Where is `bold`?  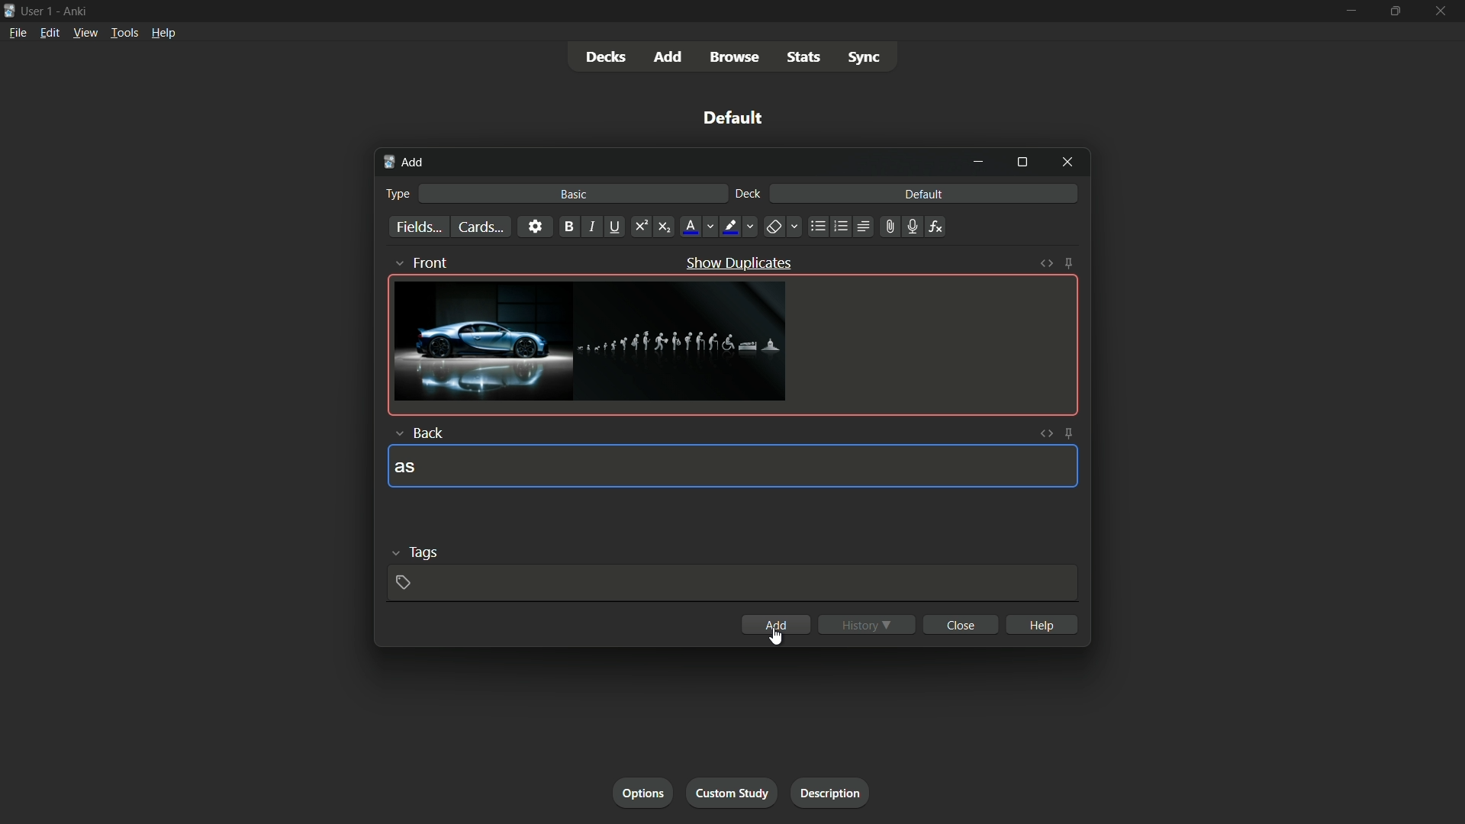 bold is located at coordinates (569, 227).